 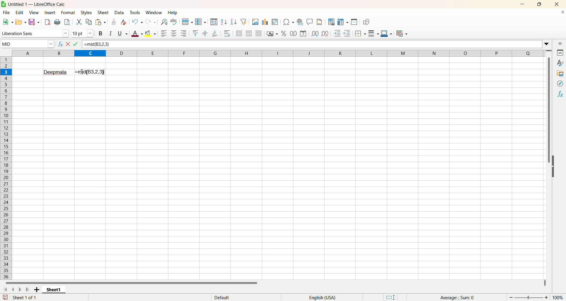 What do you see at coordinates (195, 34) in the screenshot?
I see `Align top` at bounding box center [195, 34].